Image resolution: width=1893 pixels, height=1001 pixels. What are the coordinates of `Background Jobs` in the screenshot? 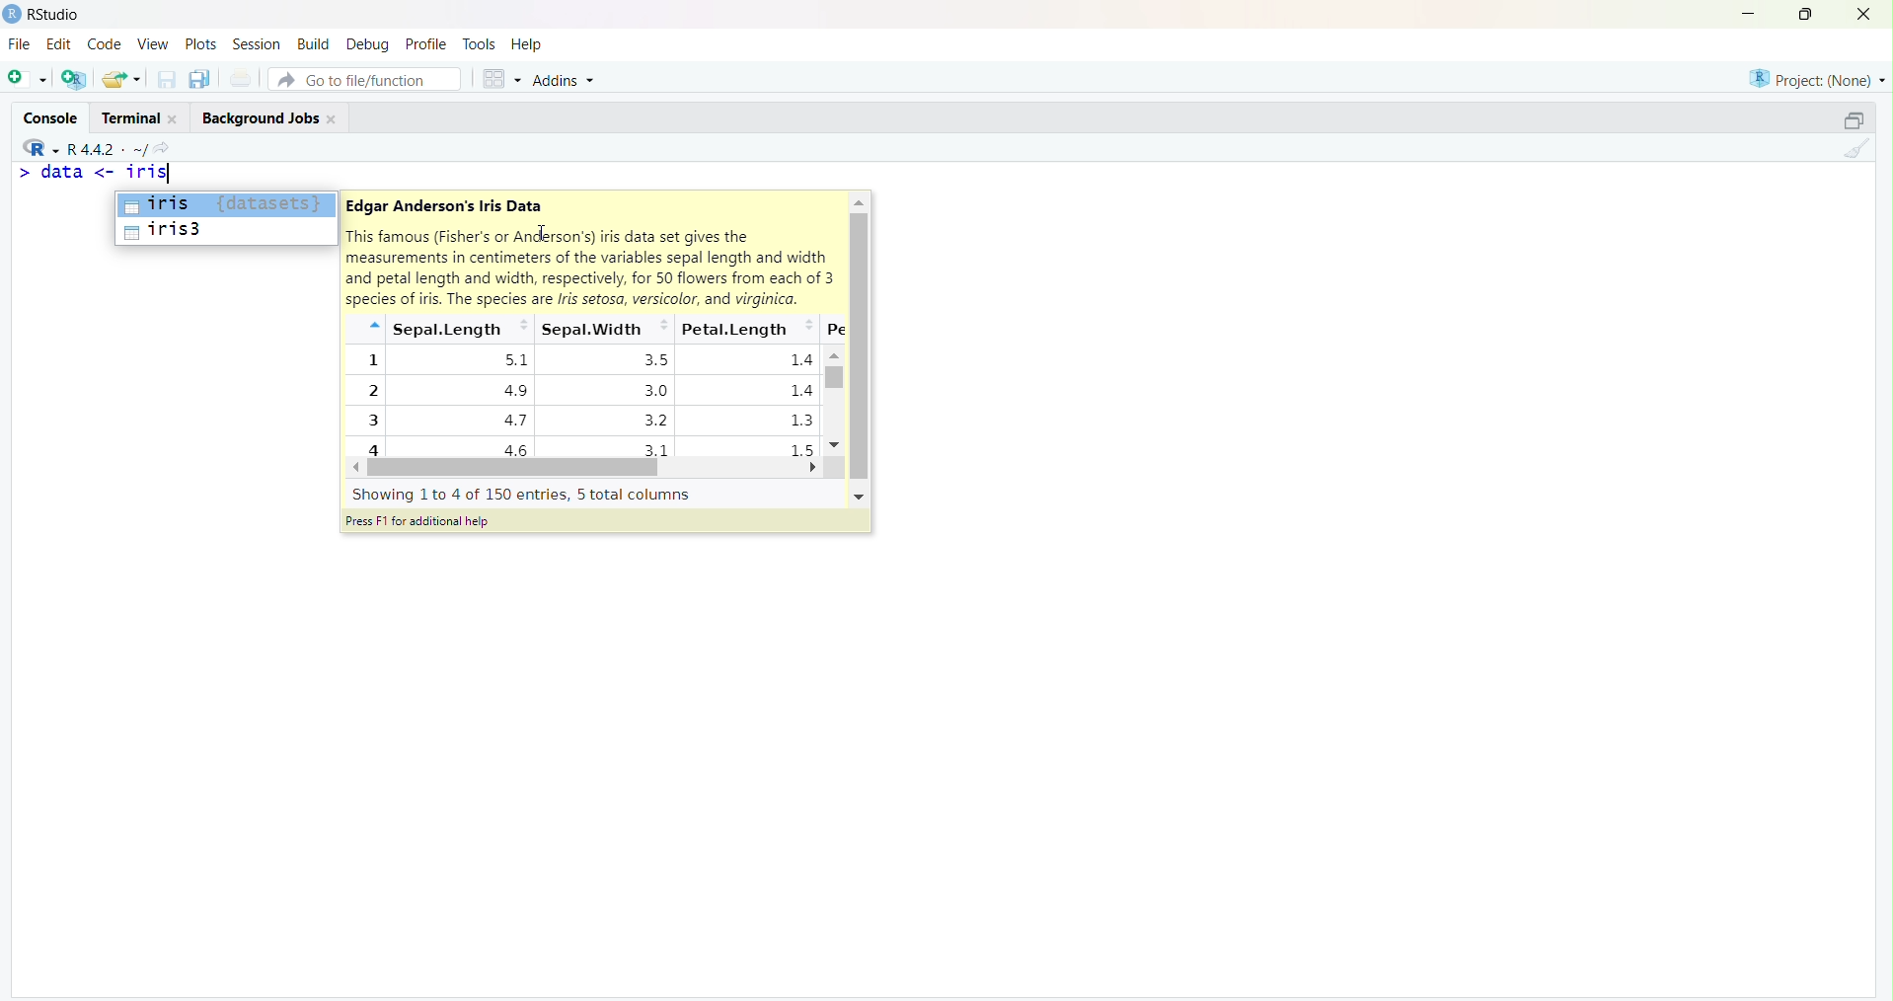 It's located at (269, 116).